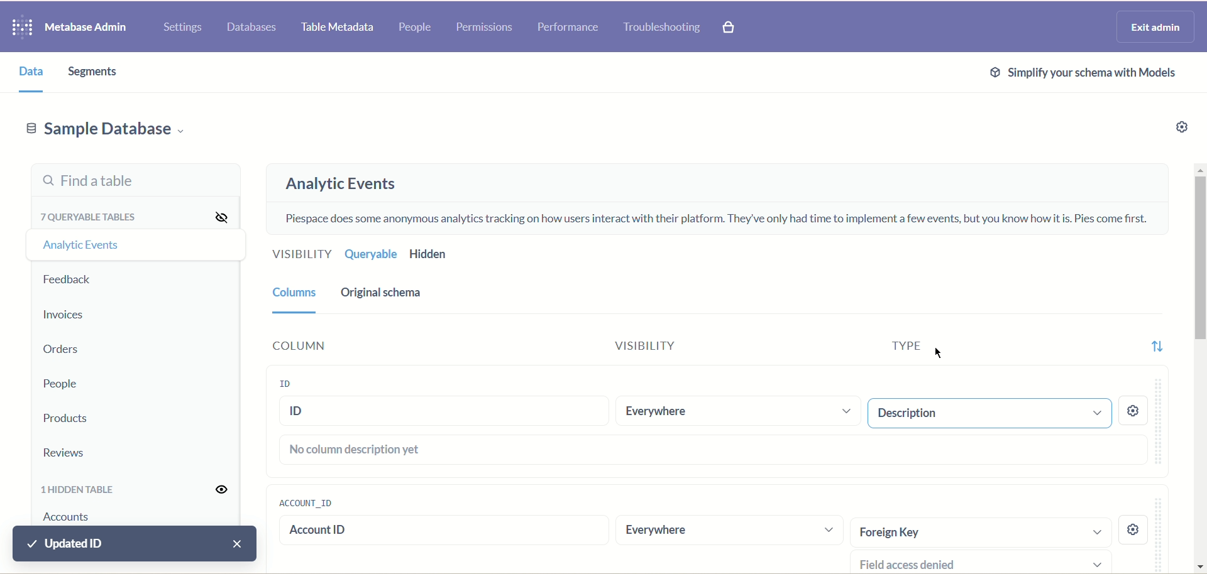  Describe the element at coordinates (631, 346) in the screenshot. I see `visibility` at that location.